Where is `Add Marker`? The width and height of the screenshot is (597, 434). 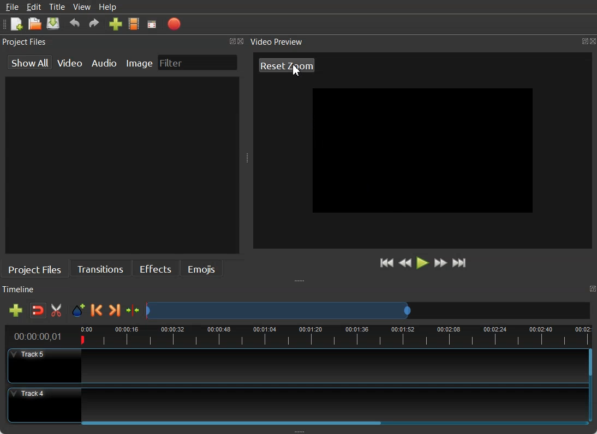 Add Marker is located at coordinates (79, 310).